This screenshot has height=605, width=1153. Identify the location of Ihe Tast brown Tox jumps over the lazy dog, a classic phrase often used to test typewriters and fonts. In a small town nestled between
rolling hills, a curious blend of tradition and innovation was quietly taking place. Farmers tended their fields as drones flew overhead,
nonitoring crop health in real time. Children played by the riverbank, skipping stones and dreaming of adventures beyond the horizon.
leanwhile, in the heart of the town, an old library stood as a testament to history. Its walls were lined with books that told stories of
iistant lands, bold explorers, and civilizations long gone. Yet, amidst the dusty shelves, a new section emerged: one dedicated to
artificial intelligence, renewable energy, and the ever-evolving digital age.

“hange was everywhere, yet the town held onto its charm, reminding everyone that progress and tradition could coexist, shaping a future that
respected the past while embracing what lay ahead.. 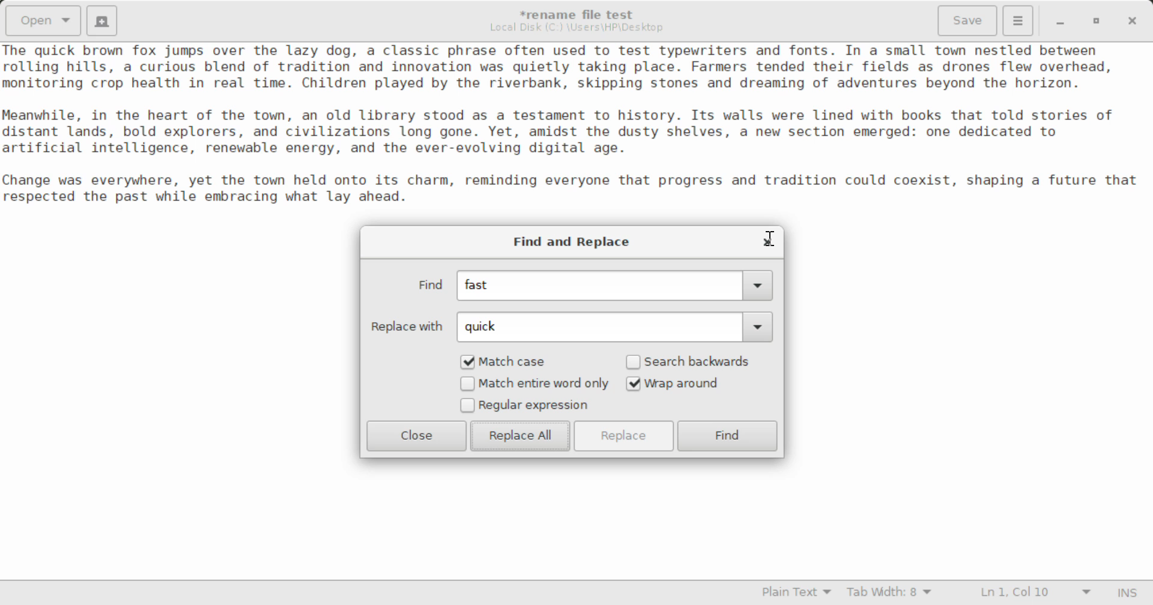
(576, 135).